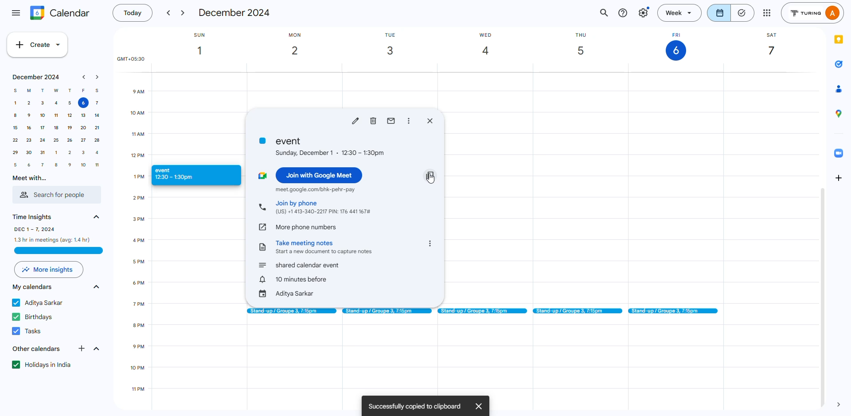 Image resolution: width=851 pixels, height=416 pixels. What do you see at coordinates (839, 40) in the screenshot?
I see `app` at bounding box center [839, 40].